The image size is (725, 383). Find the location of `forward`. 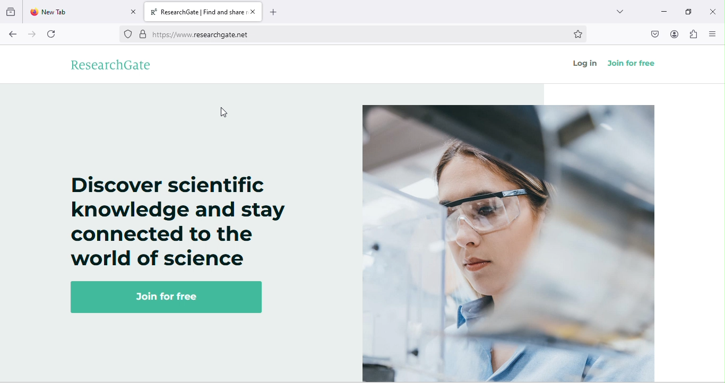

forward is located at coordinates (34, 33).